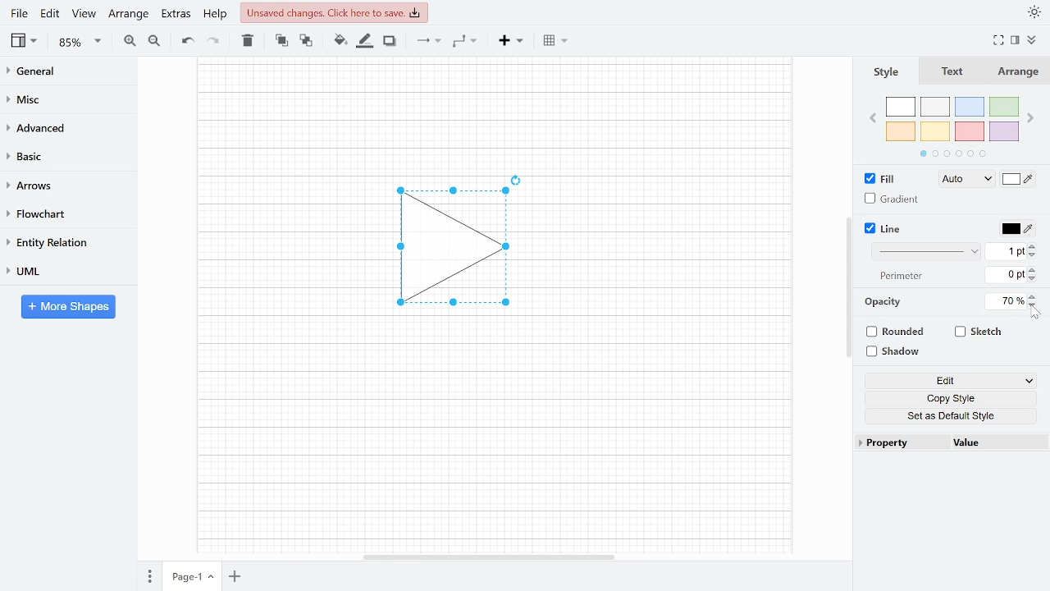  Describe the element at coordinates (491, 557) in the screenshot. I see `Horizontal scrollbar` at that location.